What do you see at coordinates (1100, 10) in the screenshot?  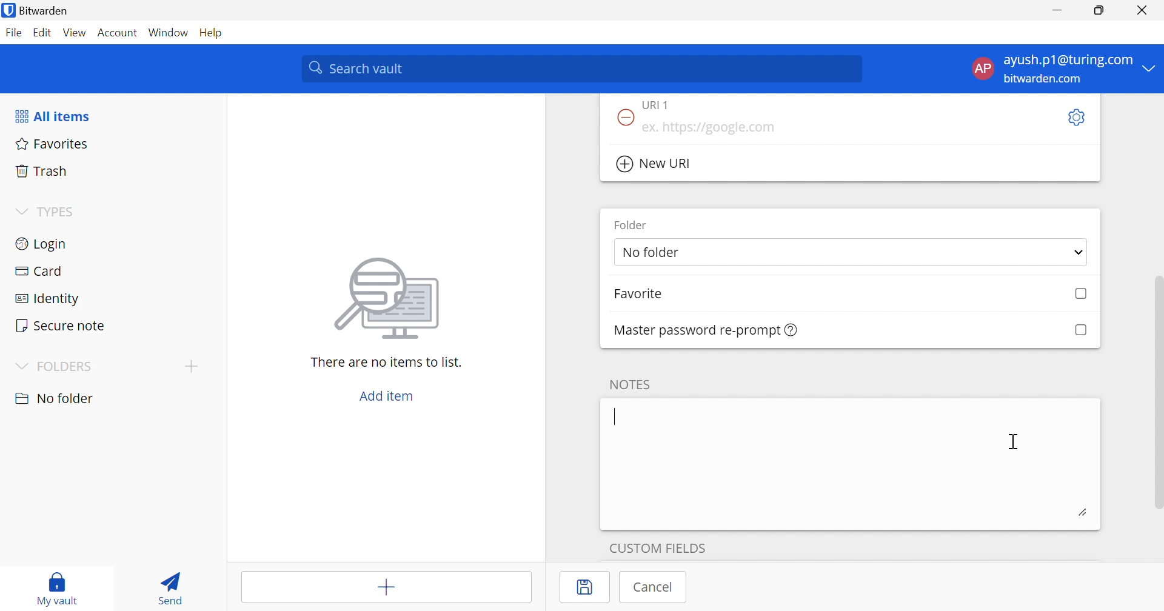 I see `Restore Down` at bounding box center [1100, 10].